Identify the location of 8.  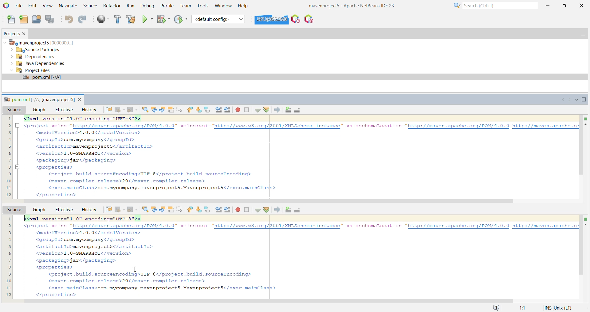
(9, 166).